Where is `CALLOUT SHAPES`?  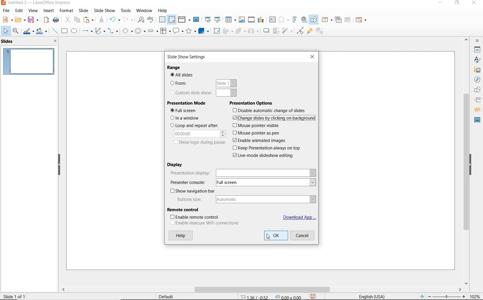
CALLOUT SHAPES is located at coordinates (177, 31).